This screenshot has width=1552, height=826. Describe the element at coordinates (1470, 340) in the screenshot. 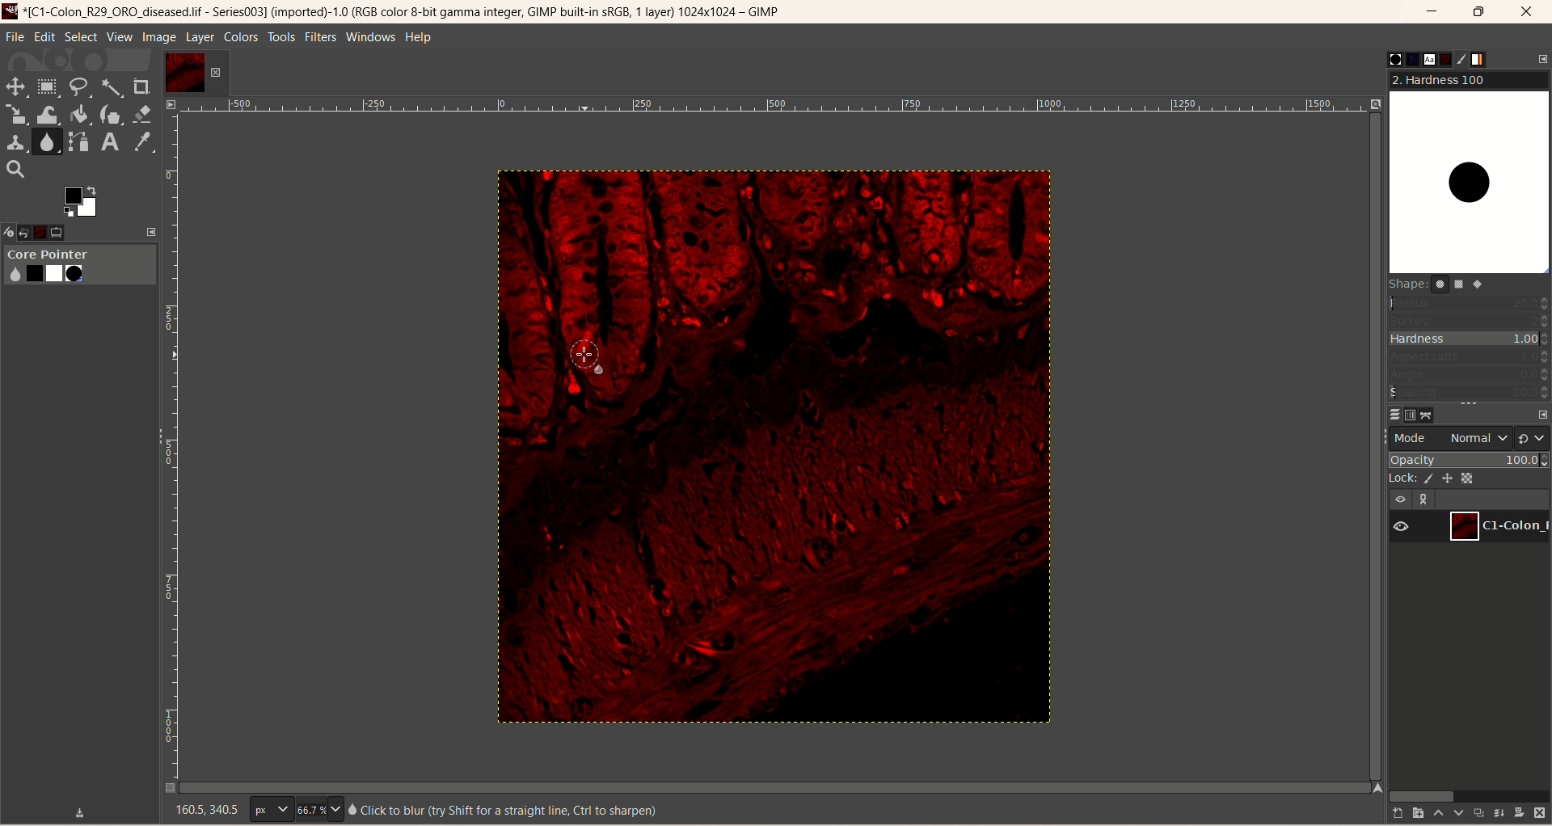

I see `hardness` at that location.